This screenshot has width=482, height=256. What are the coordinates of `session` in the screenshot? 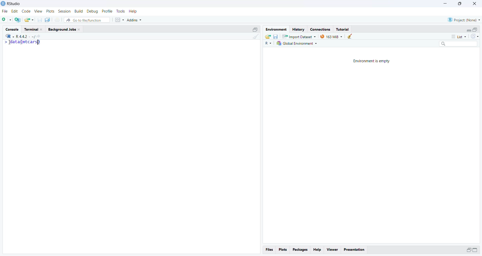 It's located at (64, 11).